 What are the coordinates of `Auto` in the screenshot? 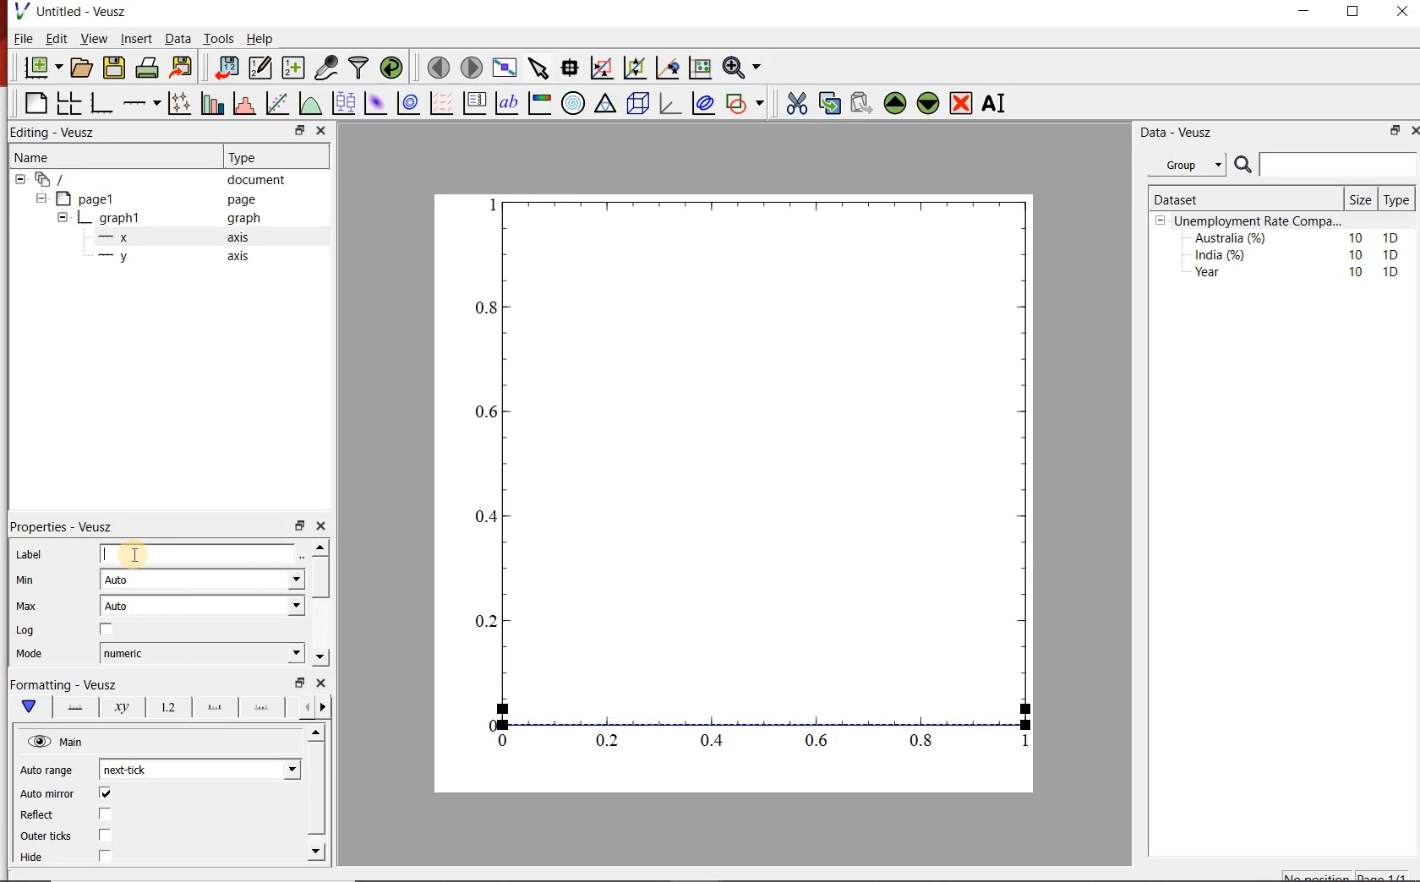 It's located at (203, 580).